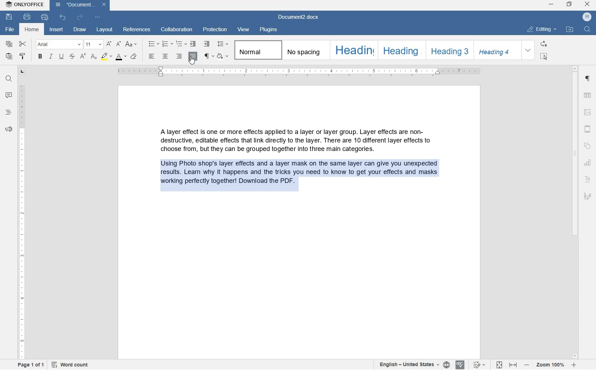 This screenshot has height=370, width=596. What do you see at coordinates (99, 17) in the screenshot?
I see `CUSTOMIZE QUICK ACCESS TOOLBAR` at bounding box center [99, 17].